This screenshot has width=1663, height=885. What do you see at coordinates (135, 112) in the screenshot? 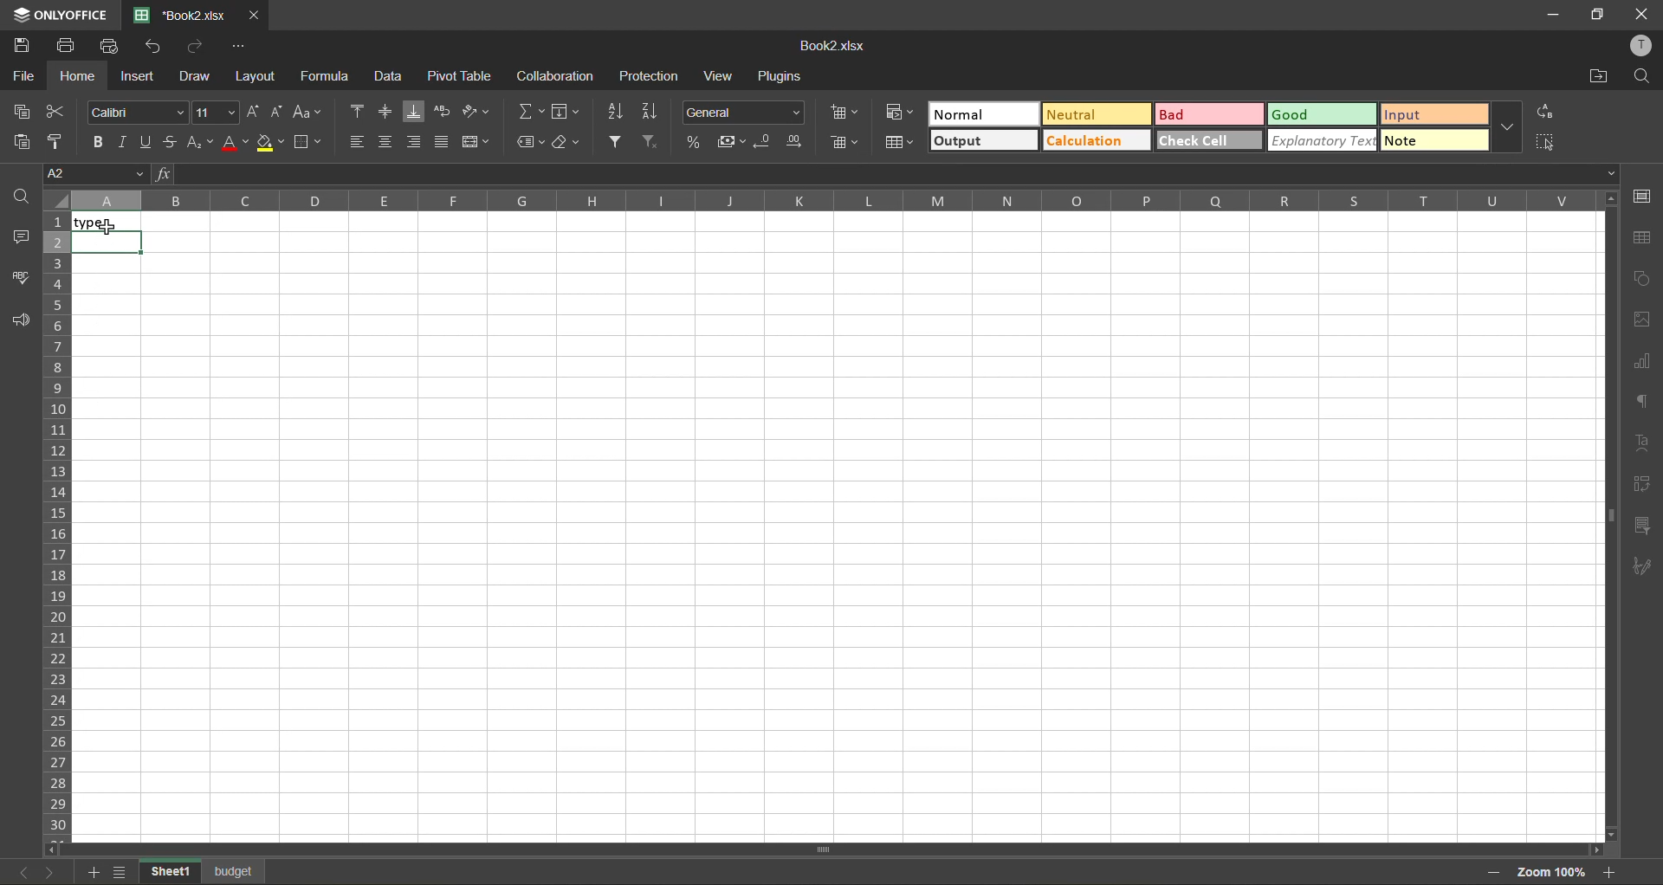
I see `font style` at bounding box center [135, 112].